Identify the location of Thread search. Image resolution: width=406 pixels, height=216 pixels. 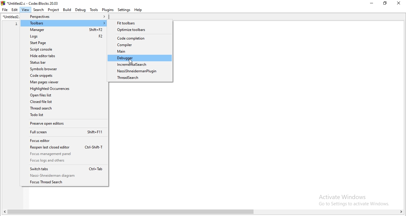
(64, 109).